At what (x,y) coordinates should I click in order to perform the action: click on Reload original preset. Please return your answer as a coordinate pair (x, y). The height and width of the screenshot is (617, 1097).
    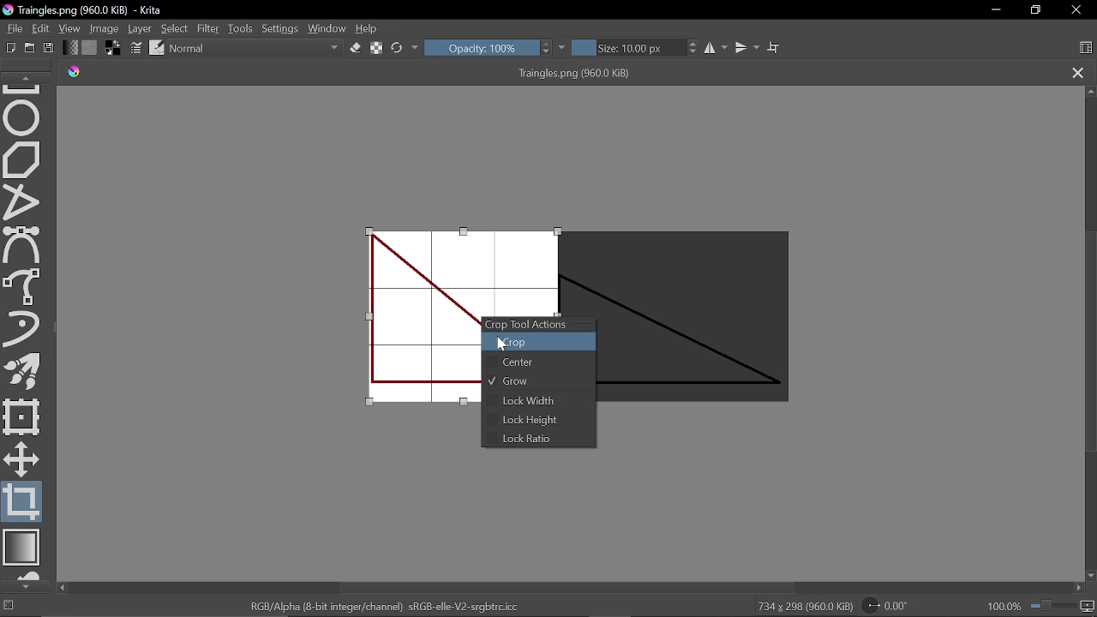
    Looking at the image, I should click on (398, 48).